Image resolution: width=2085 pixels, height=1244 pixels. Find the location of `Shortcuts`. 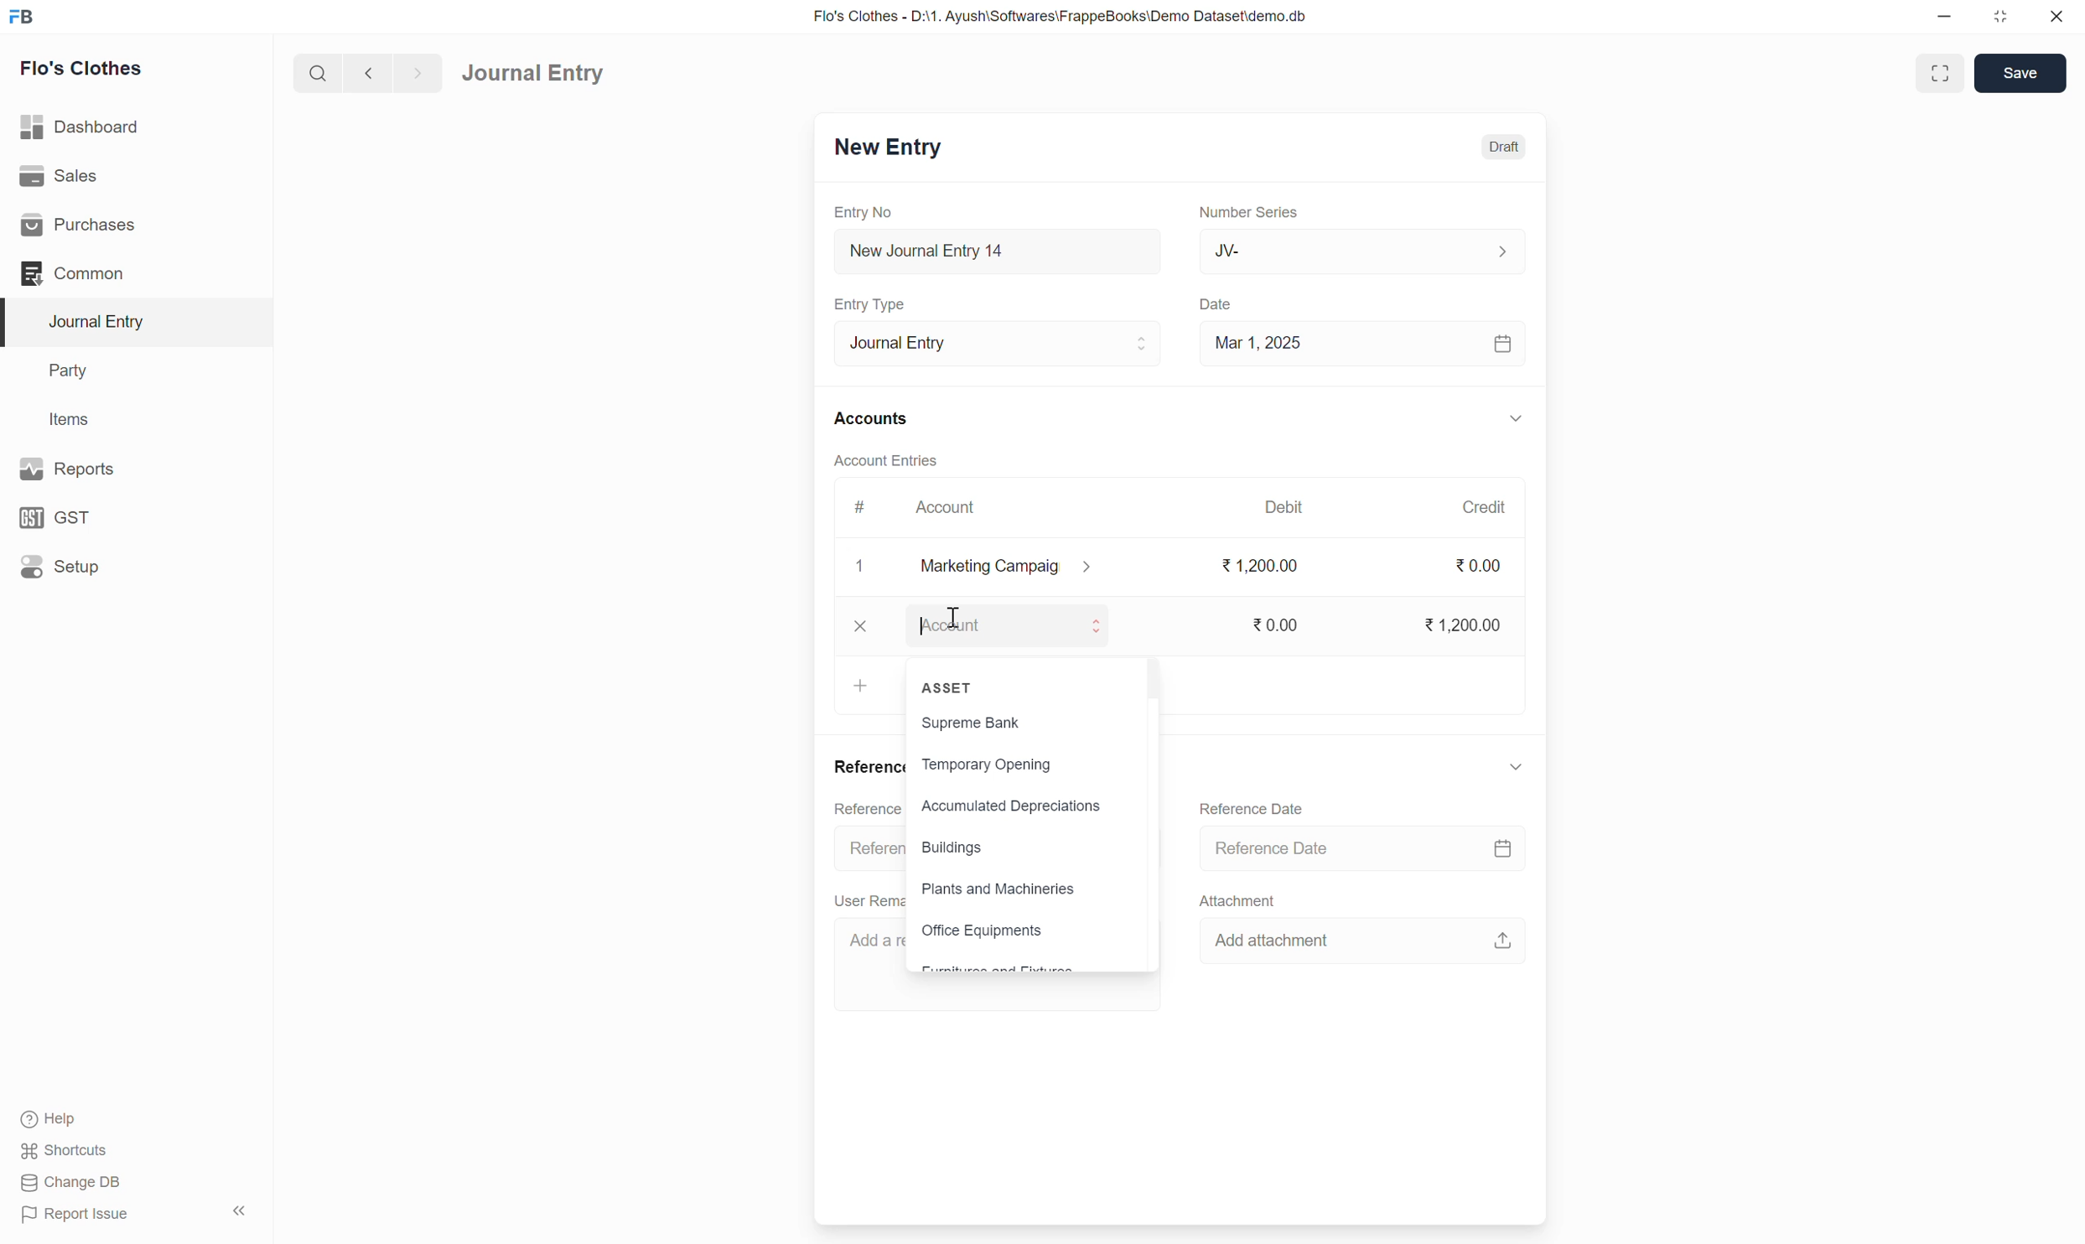

Shortcuts is located at coordinates (70, 1151).